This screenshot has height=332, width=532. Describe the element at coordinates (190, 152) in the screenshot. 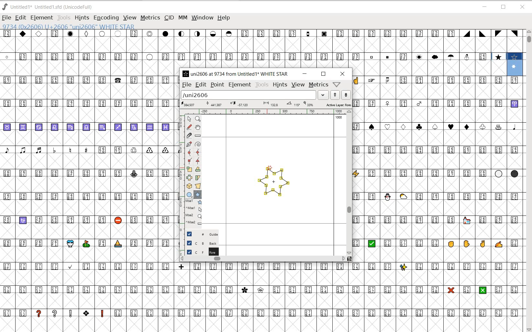

I see `ADD A CURVE POINT` at that location.